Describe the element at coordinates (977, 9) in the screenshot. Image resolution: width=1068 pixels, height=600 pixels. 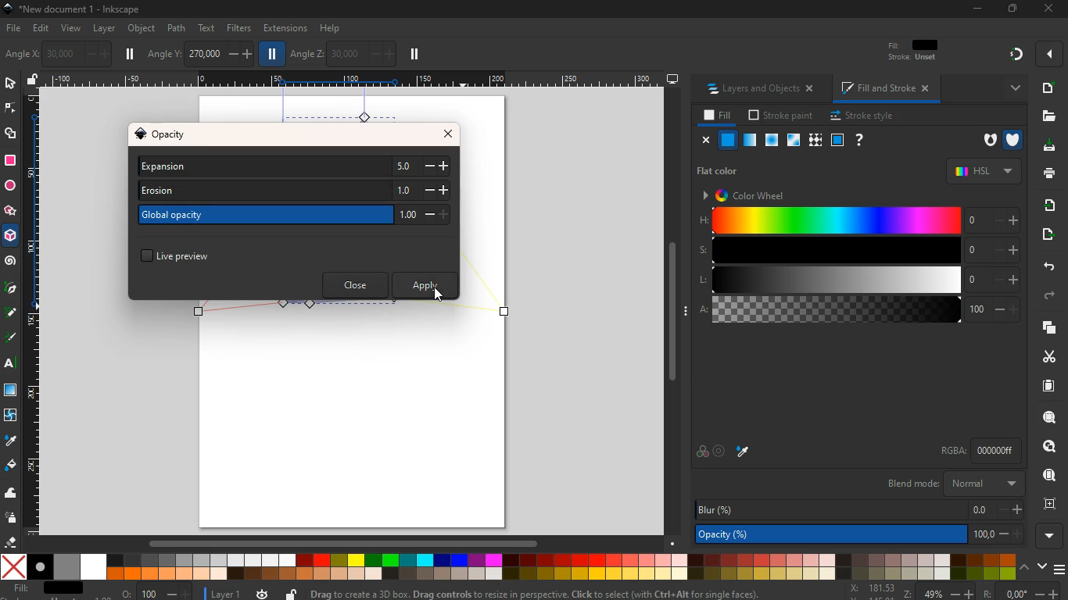
I see `minimize` at that location.